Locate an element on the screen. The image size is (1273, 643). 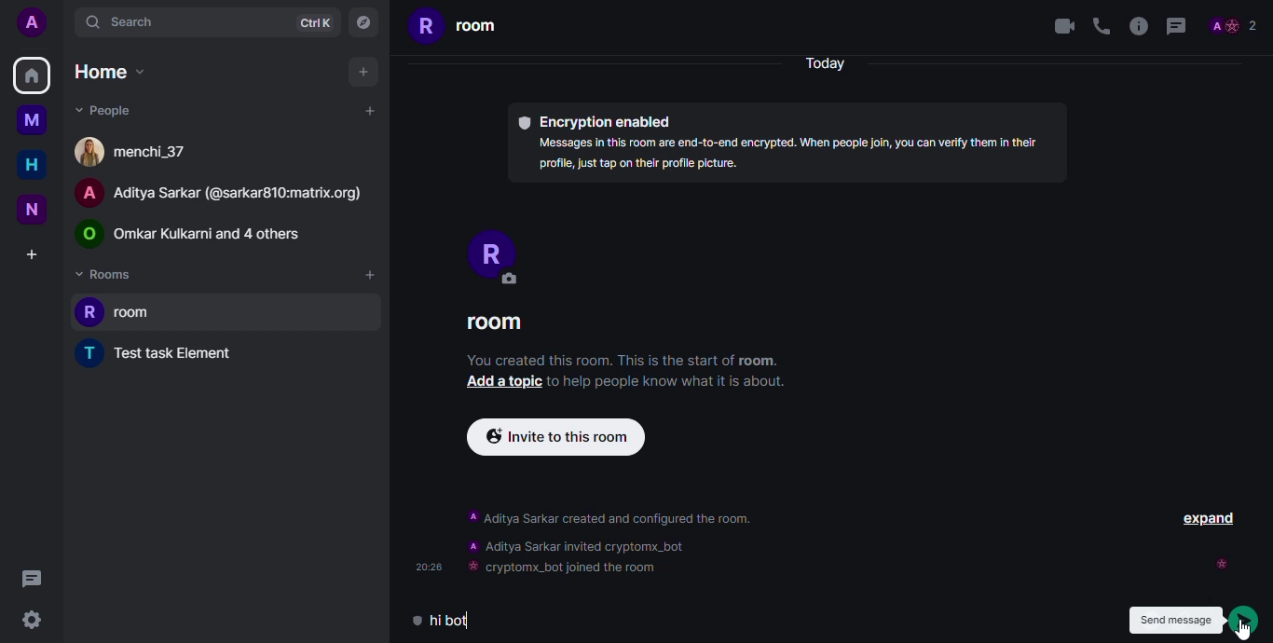
home is located at coordinates (111, 71).